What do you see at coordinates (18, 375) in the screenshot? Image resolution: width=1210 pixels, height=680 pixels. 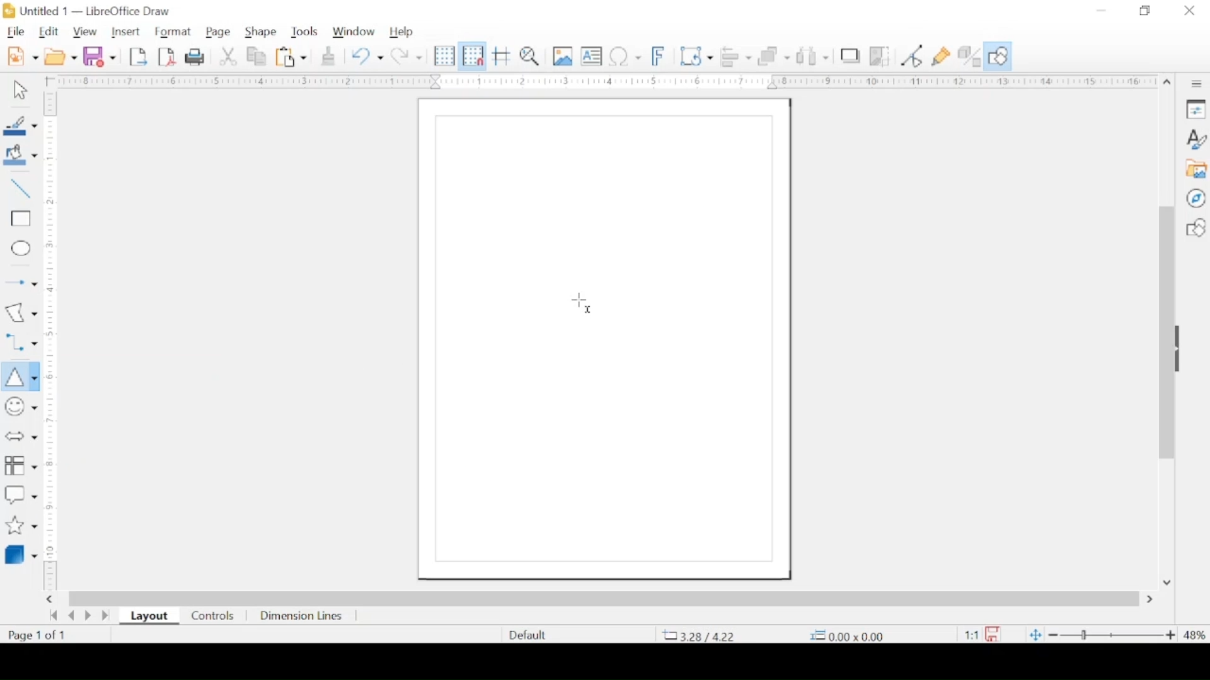 I see `insert triangle` at bounding box center [18, 375].